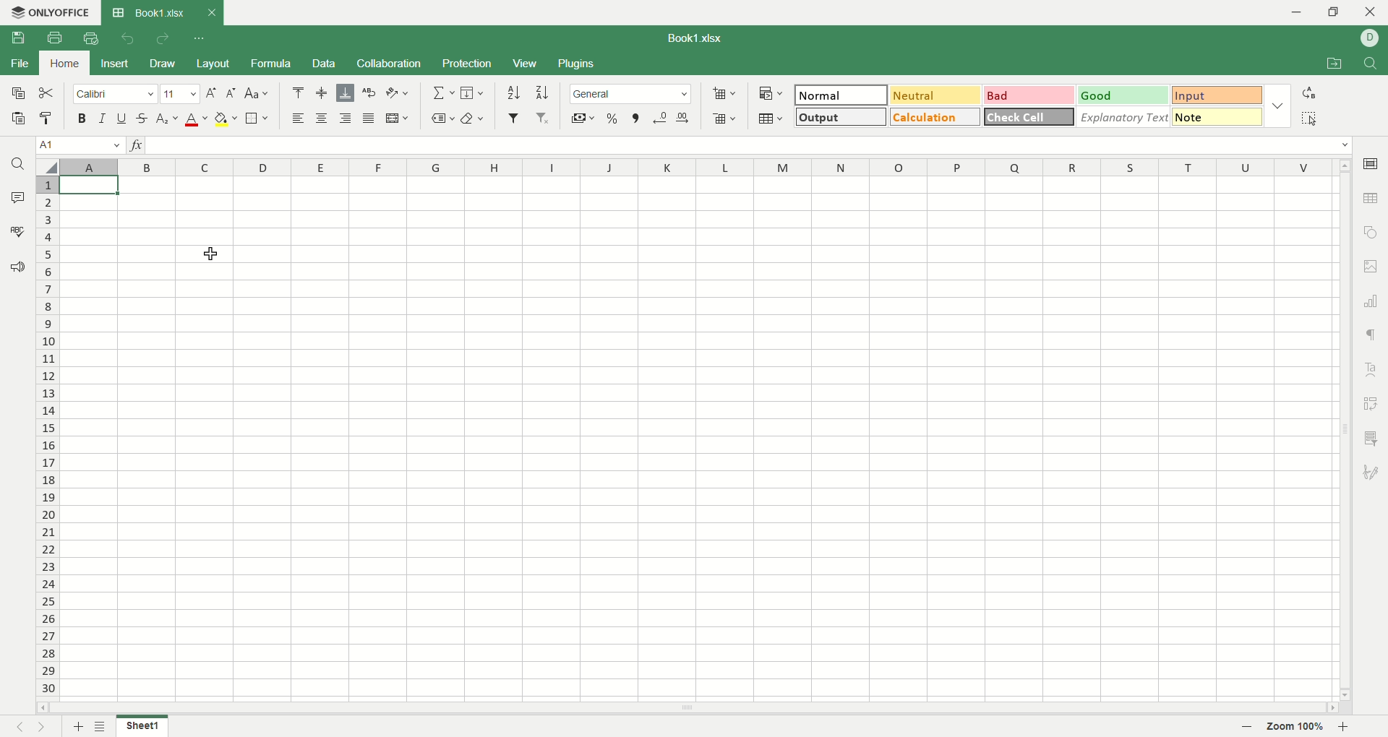 This screenshot has width=1388, height=737. I want to click on sheet, so click(691, 435).